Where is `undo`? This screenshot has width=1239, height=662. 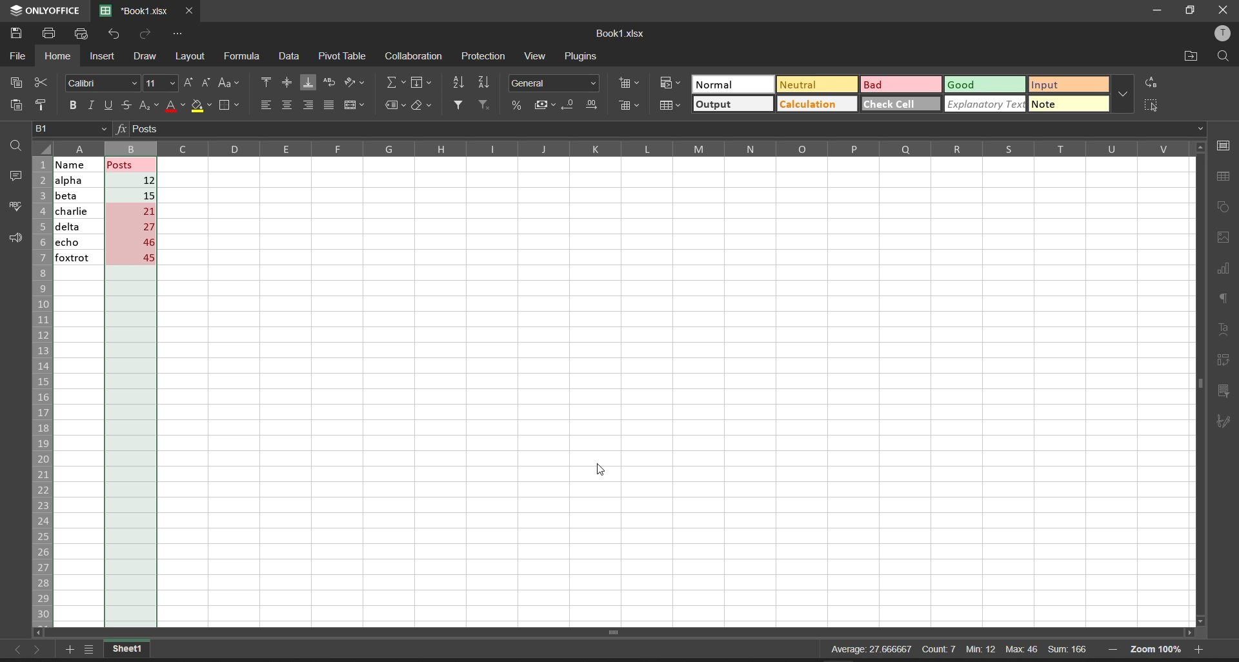
undo is located at coordinates (115, 34).